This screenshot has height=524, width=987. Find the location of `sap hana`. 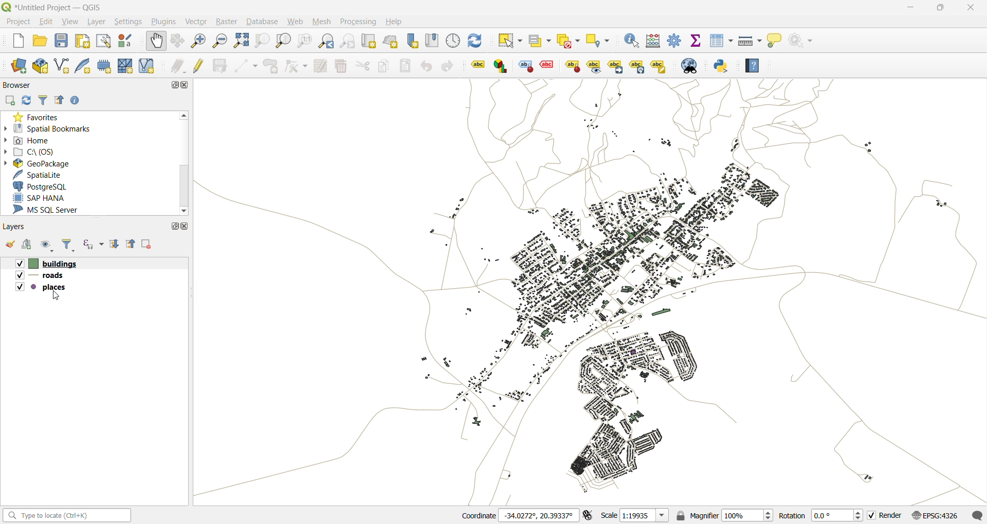

sap hana is located at coordinates (40, 198).